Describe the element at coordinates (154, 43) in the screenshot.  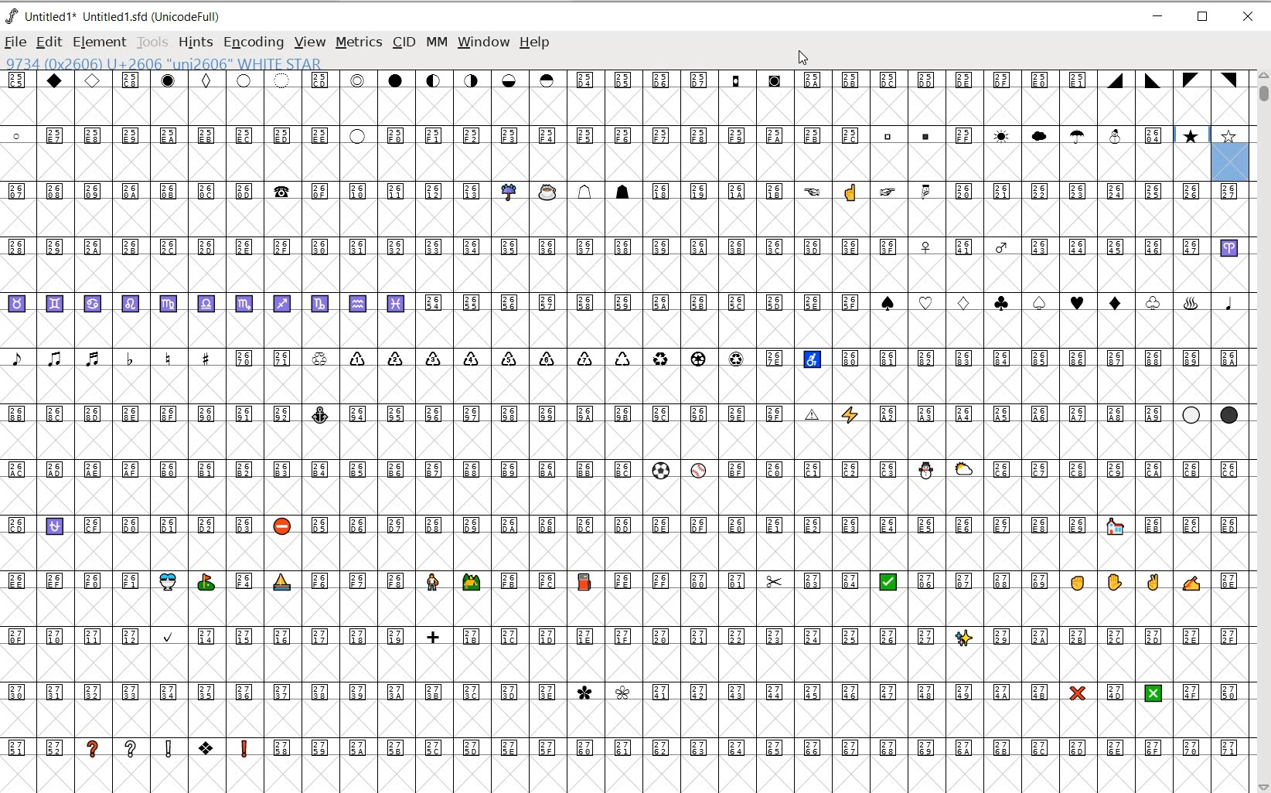
I see `TOOLS` at that location.